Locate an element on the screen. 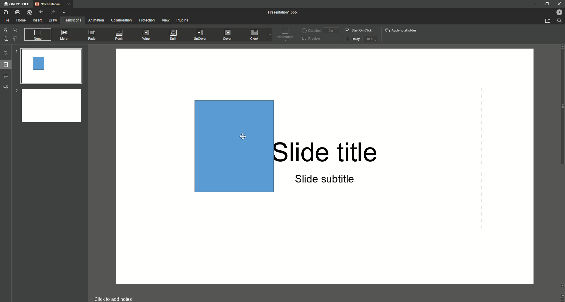 The height and width of the screenshot is (302, 565). Slide 2 preview is located at coordinates (51, 107).